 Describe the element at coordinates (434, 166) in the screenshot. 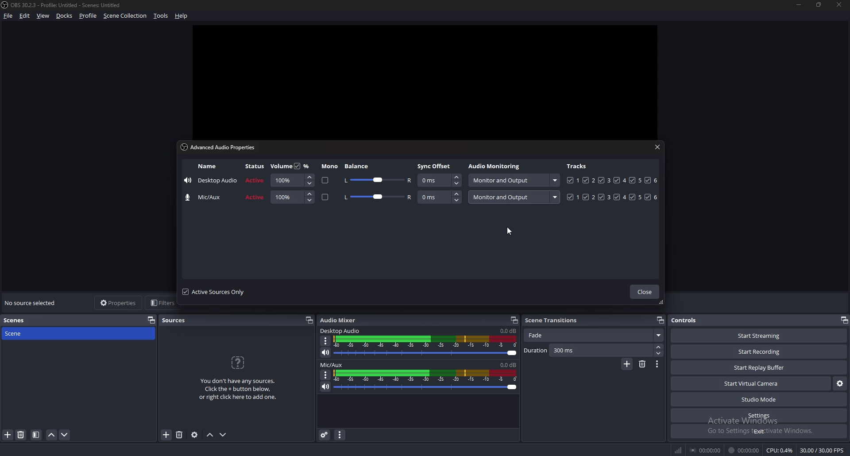

I see `sync offset` at that location.